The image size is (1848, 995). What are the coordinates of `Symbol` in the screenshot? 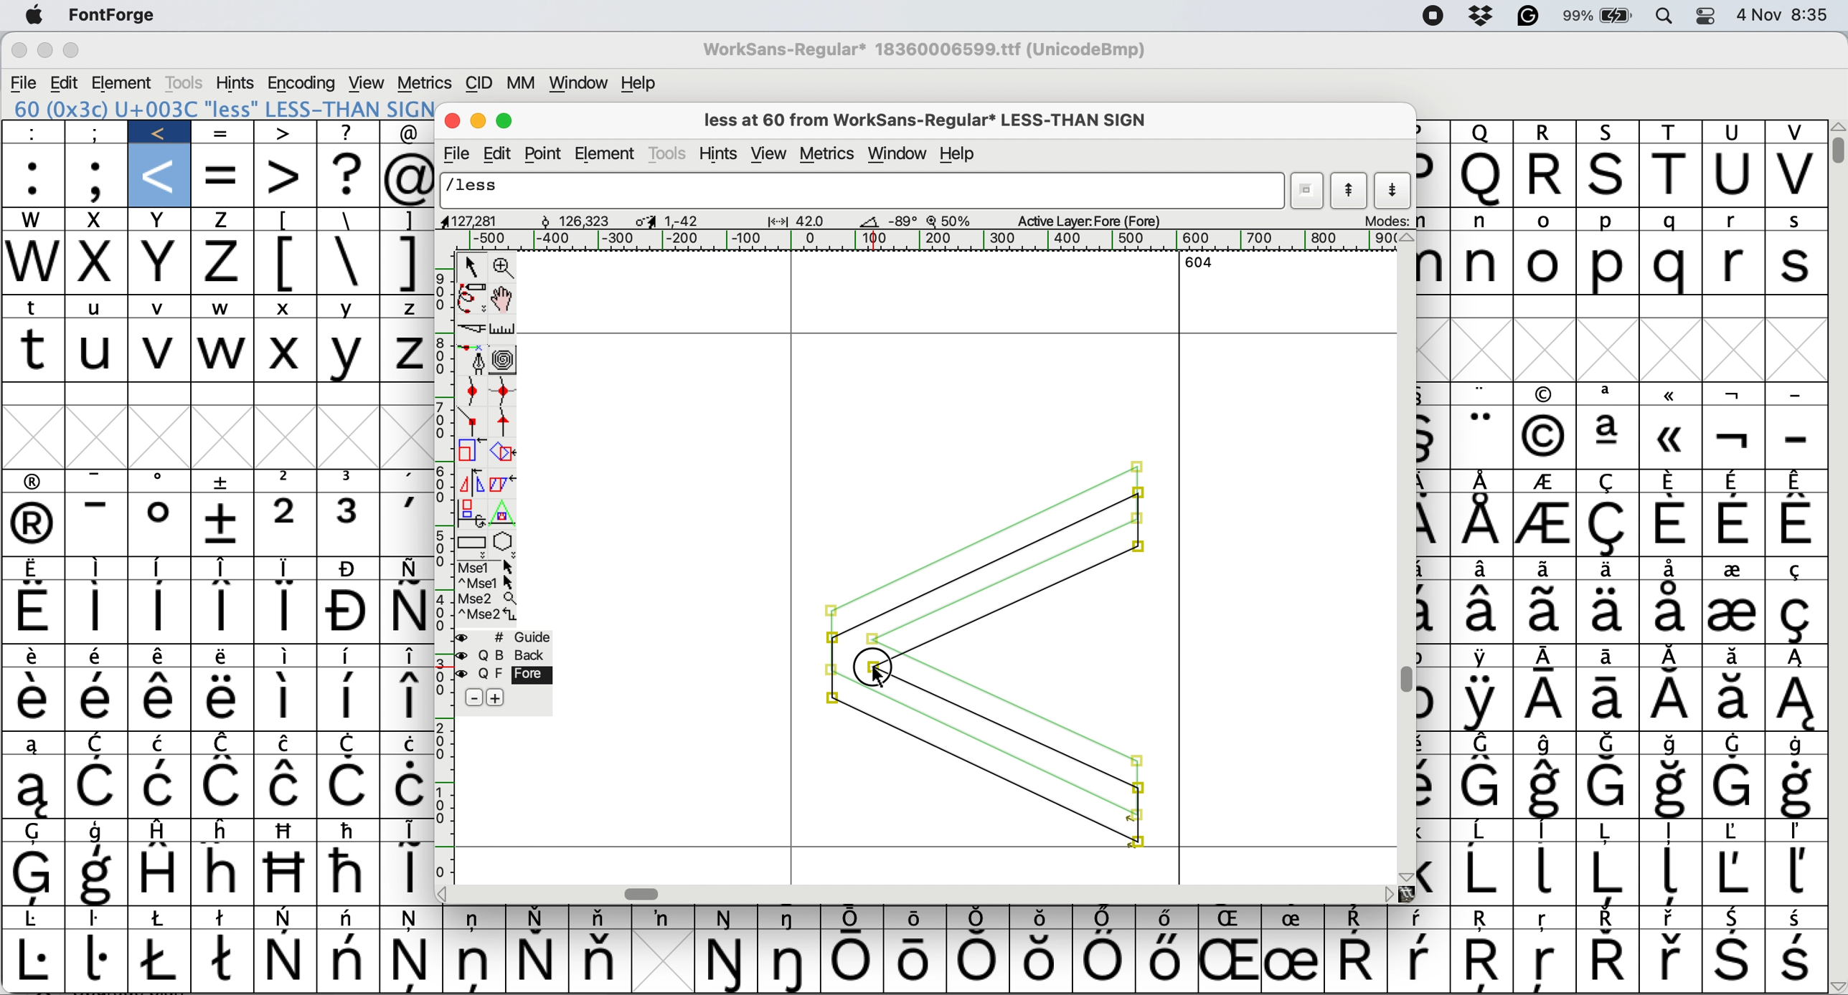 It's located at (1545, 567).